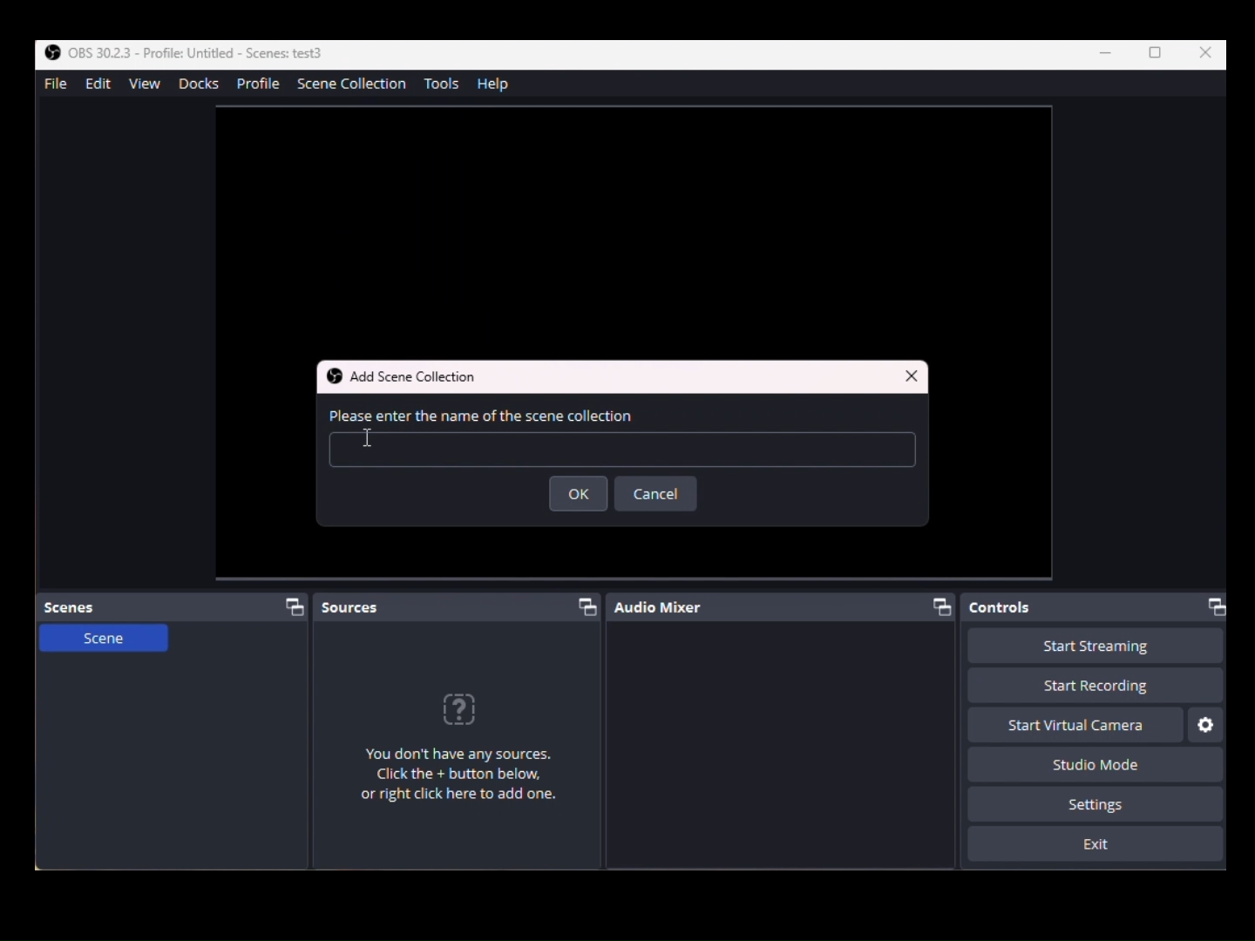 Image resolution: width=1255 pixels, height=941 pixels. Describe the element at coordinates (1207, 725) in the screenshot. I see `Settings` at that location.